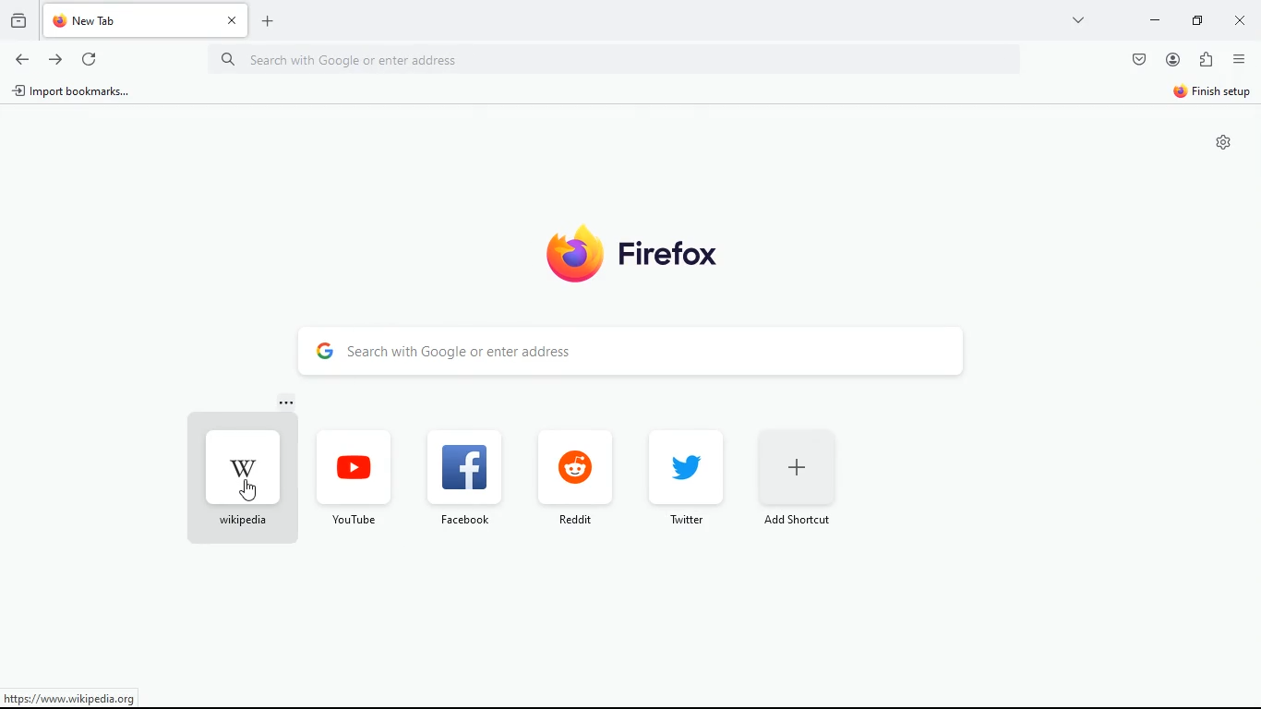 The height and width of the screenshot is (709, 1261). I want to click on youtube, so click(356, 518).